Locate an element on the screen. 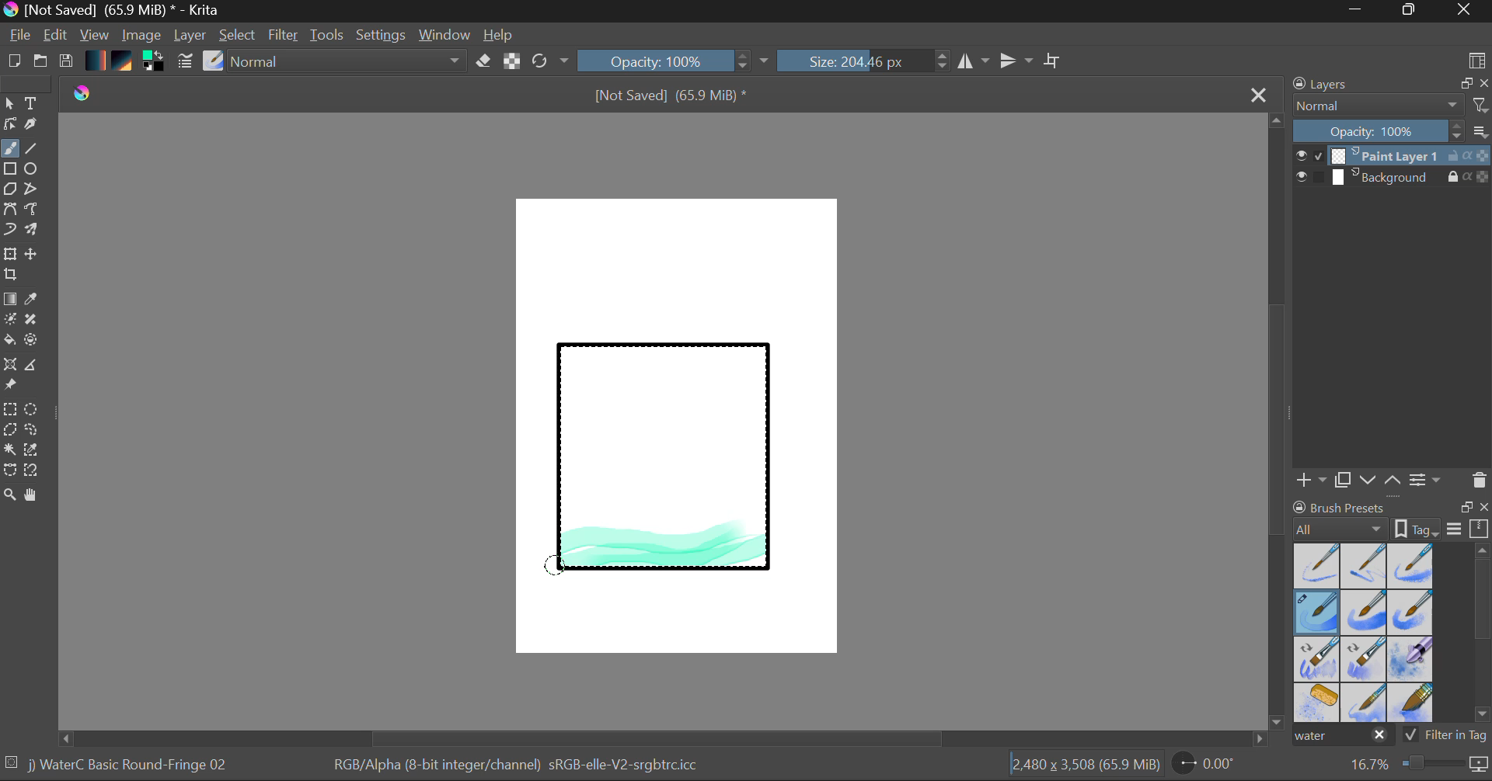 The height and width of the screenshot is (781, 1492). Water C - Wet Pattern is located at coordinates (1410, 566).